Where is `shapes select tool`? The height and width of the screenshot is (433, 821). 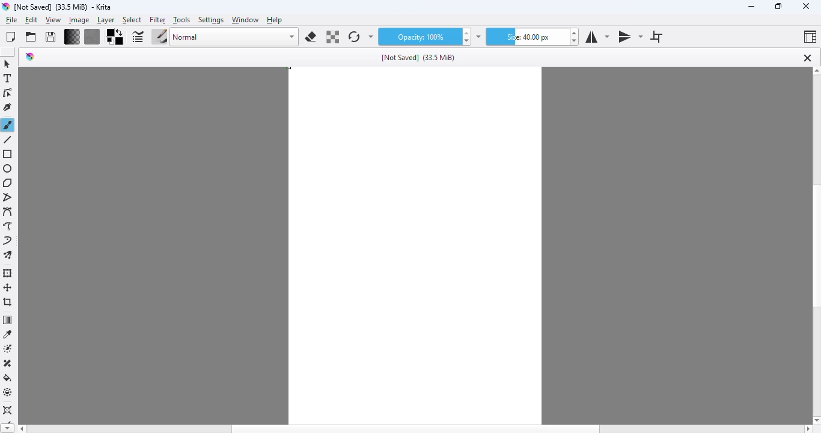
shapes select tool is located at coordinates (8, 64).